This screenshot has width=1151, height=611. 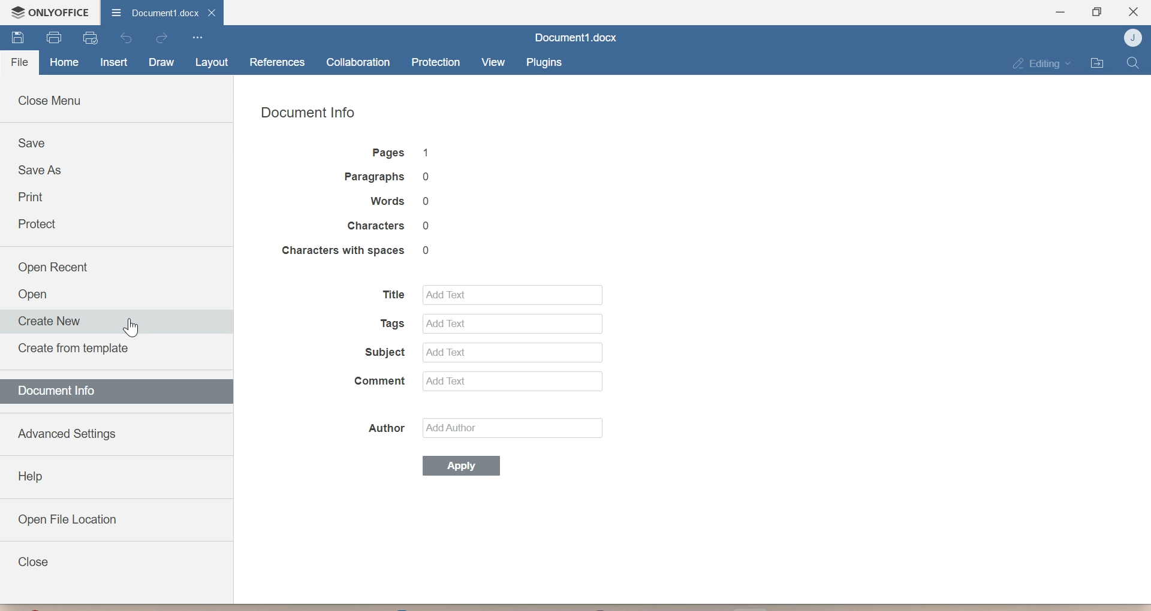 What do you see at coordinates (79, 351) in the screenshot?
I see `Create from template` at bounding box center [79, 351].